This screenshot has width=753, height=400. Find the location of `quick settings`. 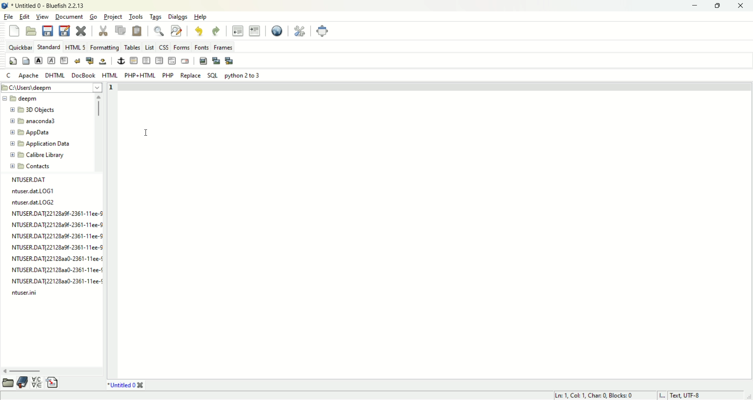

quick settings is located at coordinates (13, 62).